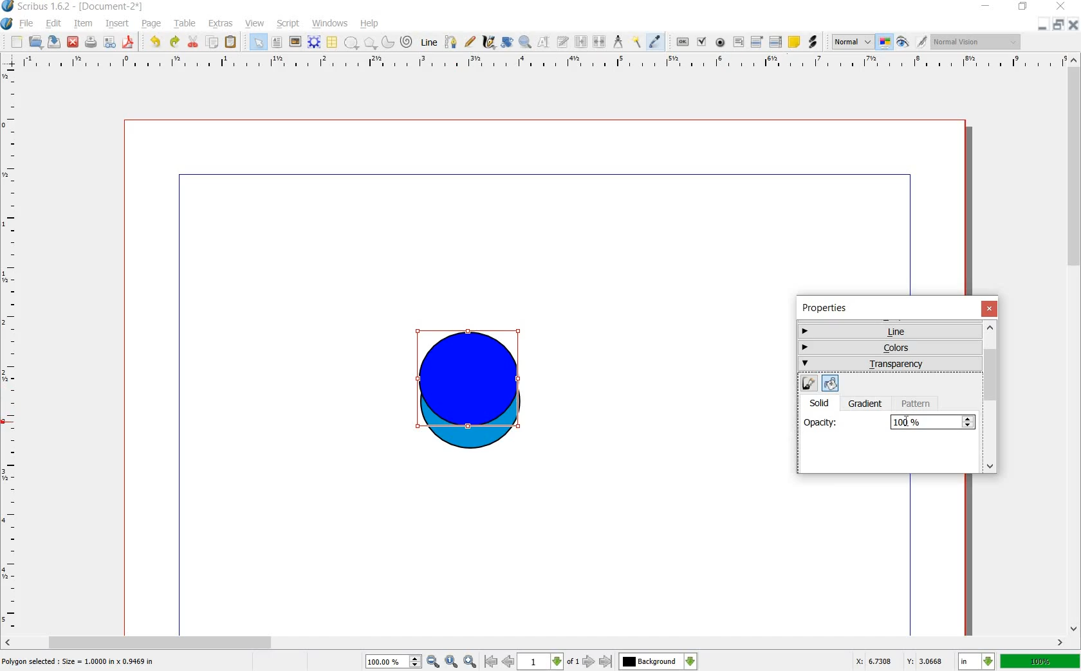 The width and height of the screenshot is (1081, 671). What do you see at coordinates (601, 42) in the screenshot?
I see `unlink text frames` at bounding box center [601, 42].